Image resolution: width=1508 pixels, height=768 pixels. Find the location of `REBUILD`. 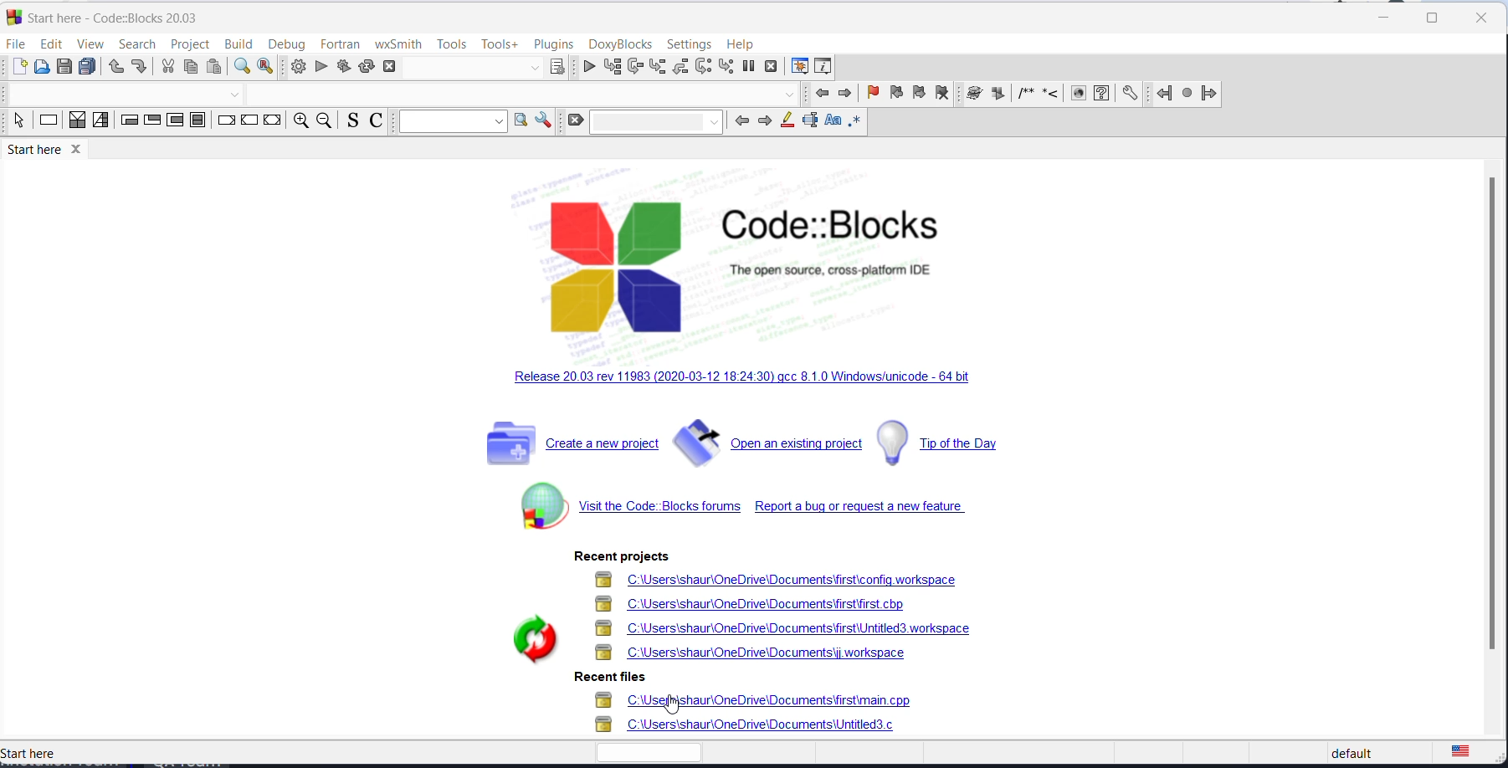

REBUILD is located at coordinates (367, 67).